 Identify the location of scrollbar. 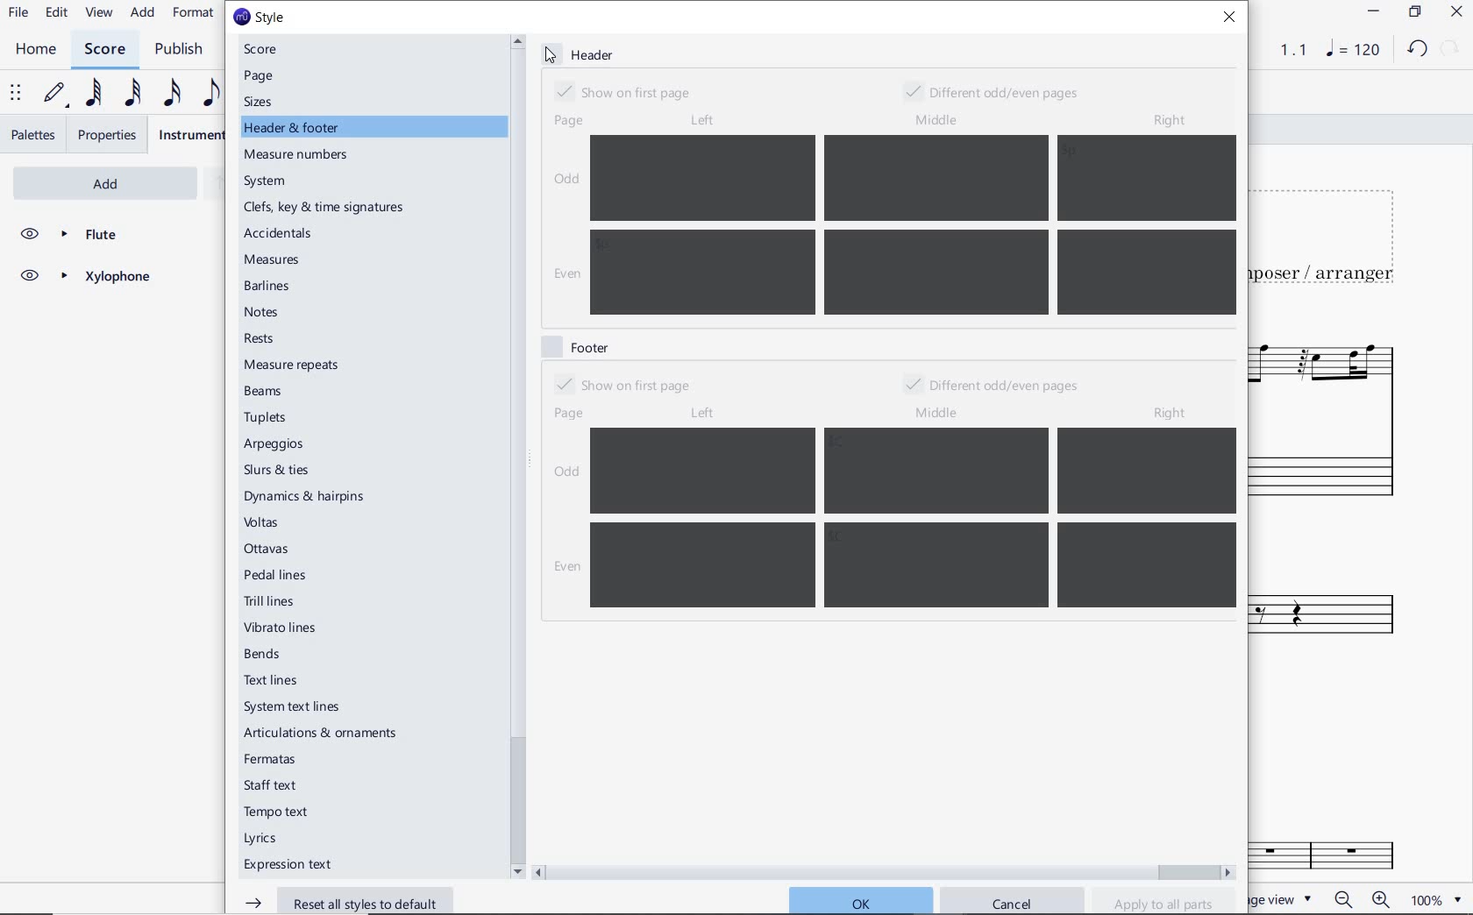
(516, 456).